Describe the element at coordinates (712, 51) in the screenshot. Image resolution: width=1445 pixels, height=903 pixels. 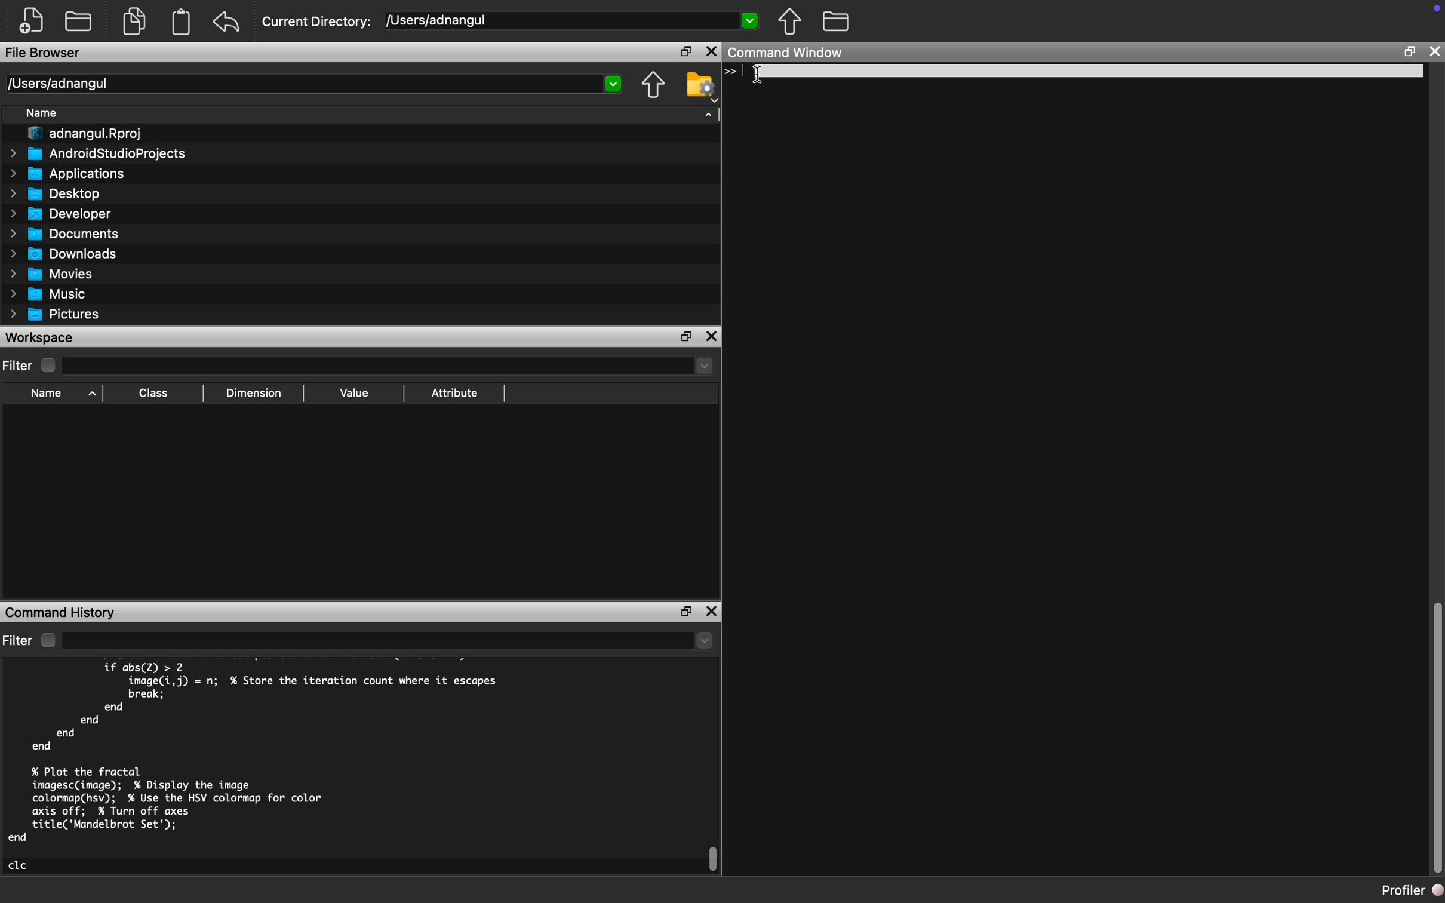
I see `Close` at that location.